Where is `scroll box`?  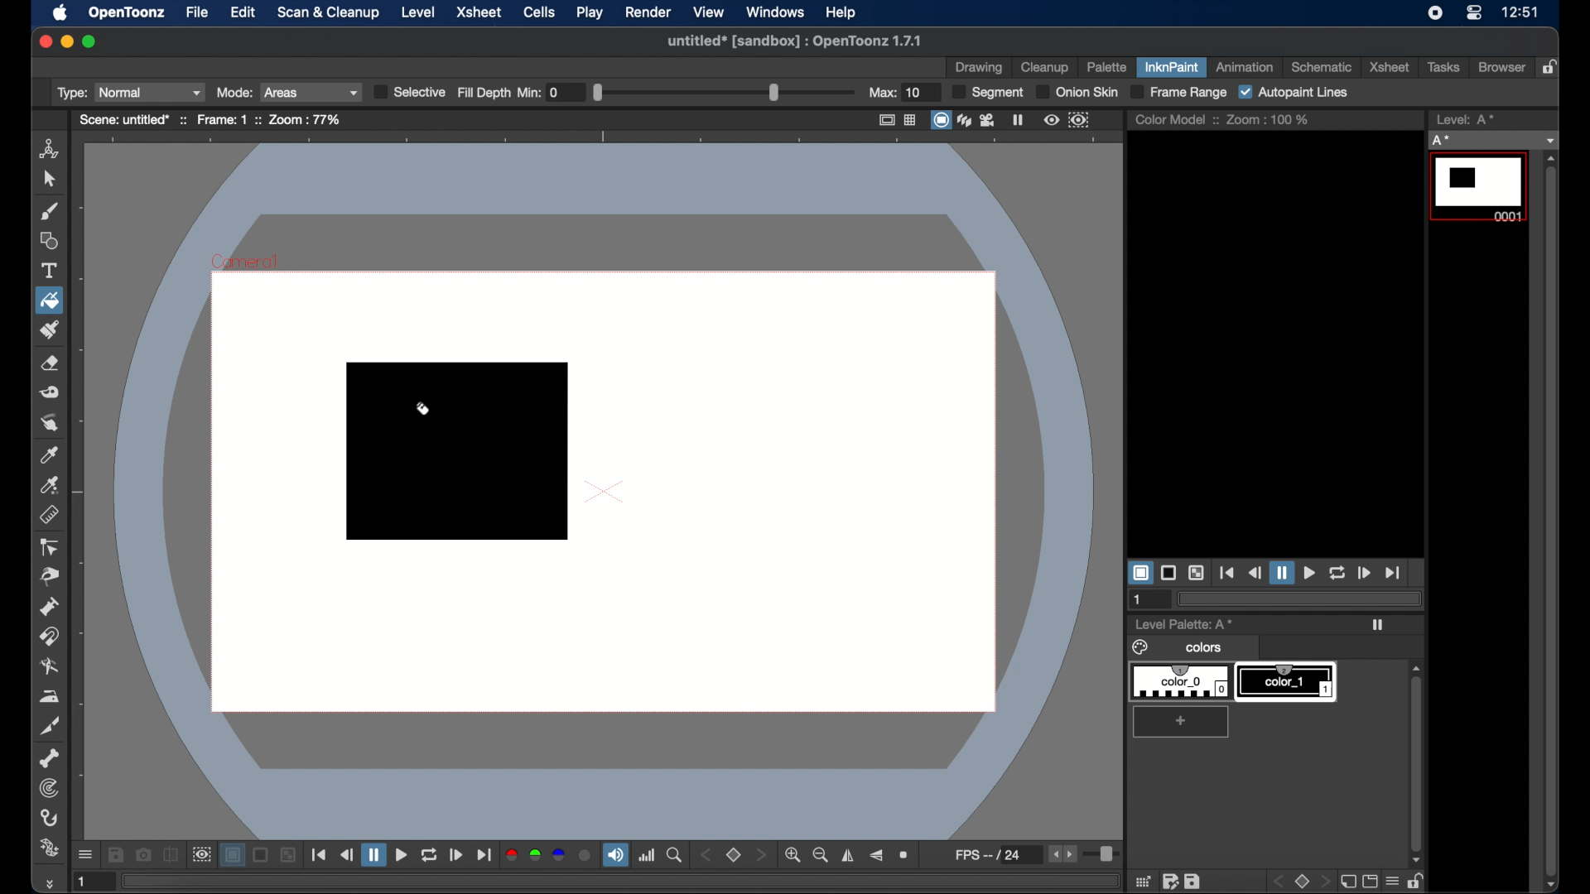 scroll box is located at coordinates (1551, 521).